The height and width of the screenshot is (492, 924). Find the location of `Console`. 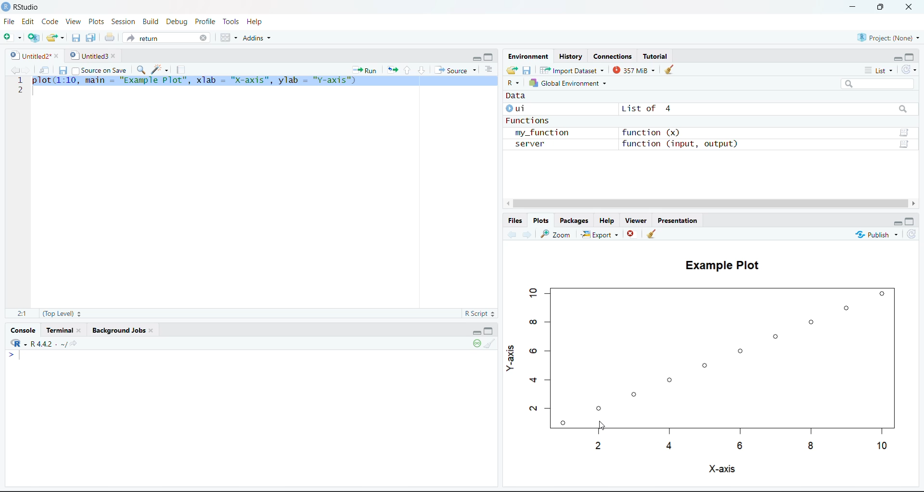

Console is located at coordinates (25, 329).